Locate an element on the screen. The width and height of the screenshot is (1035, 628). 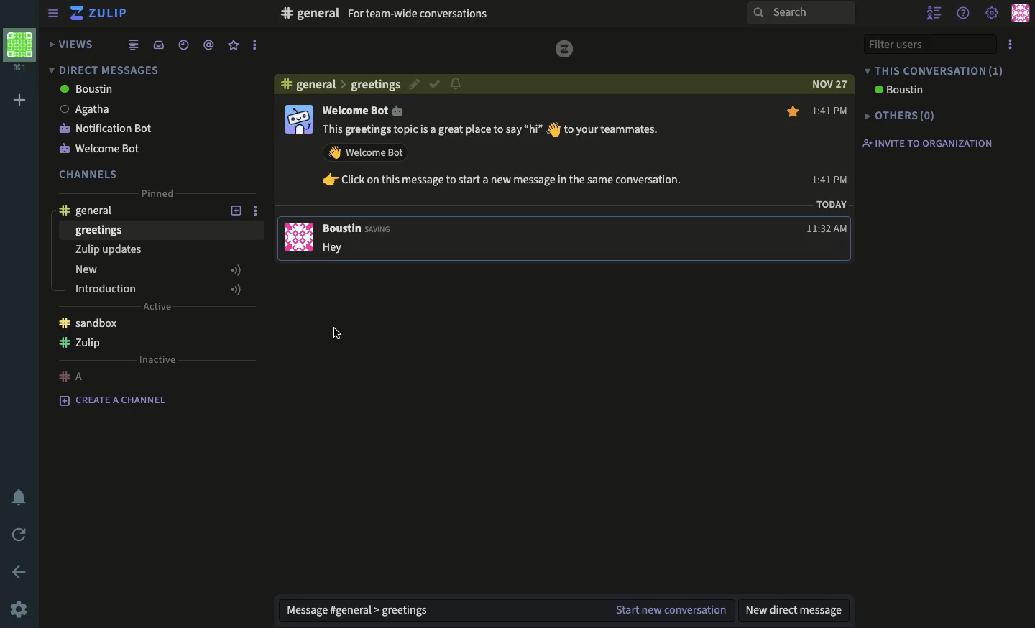
combined feed is located at coordinates (134, 45).